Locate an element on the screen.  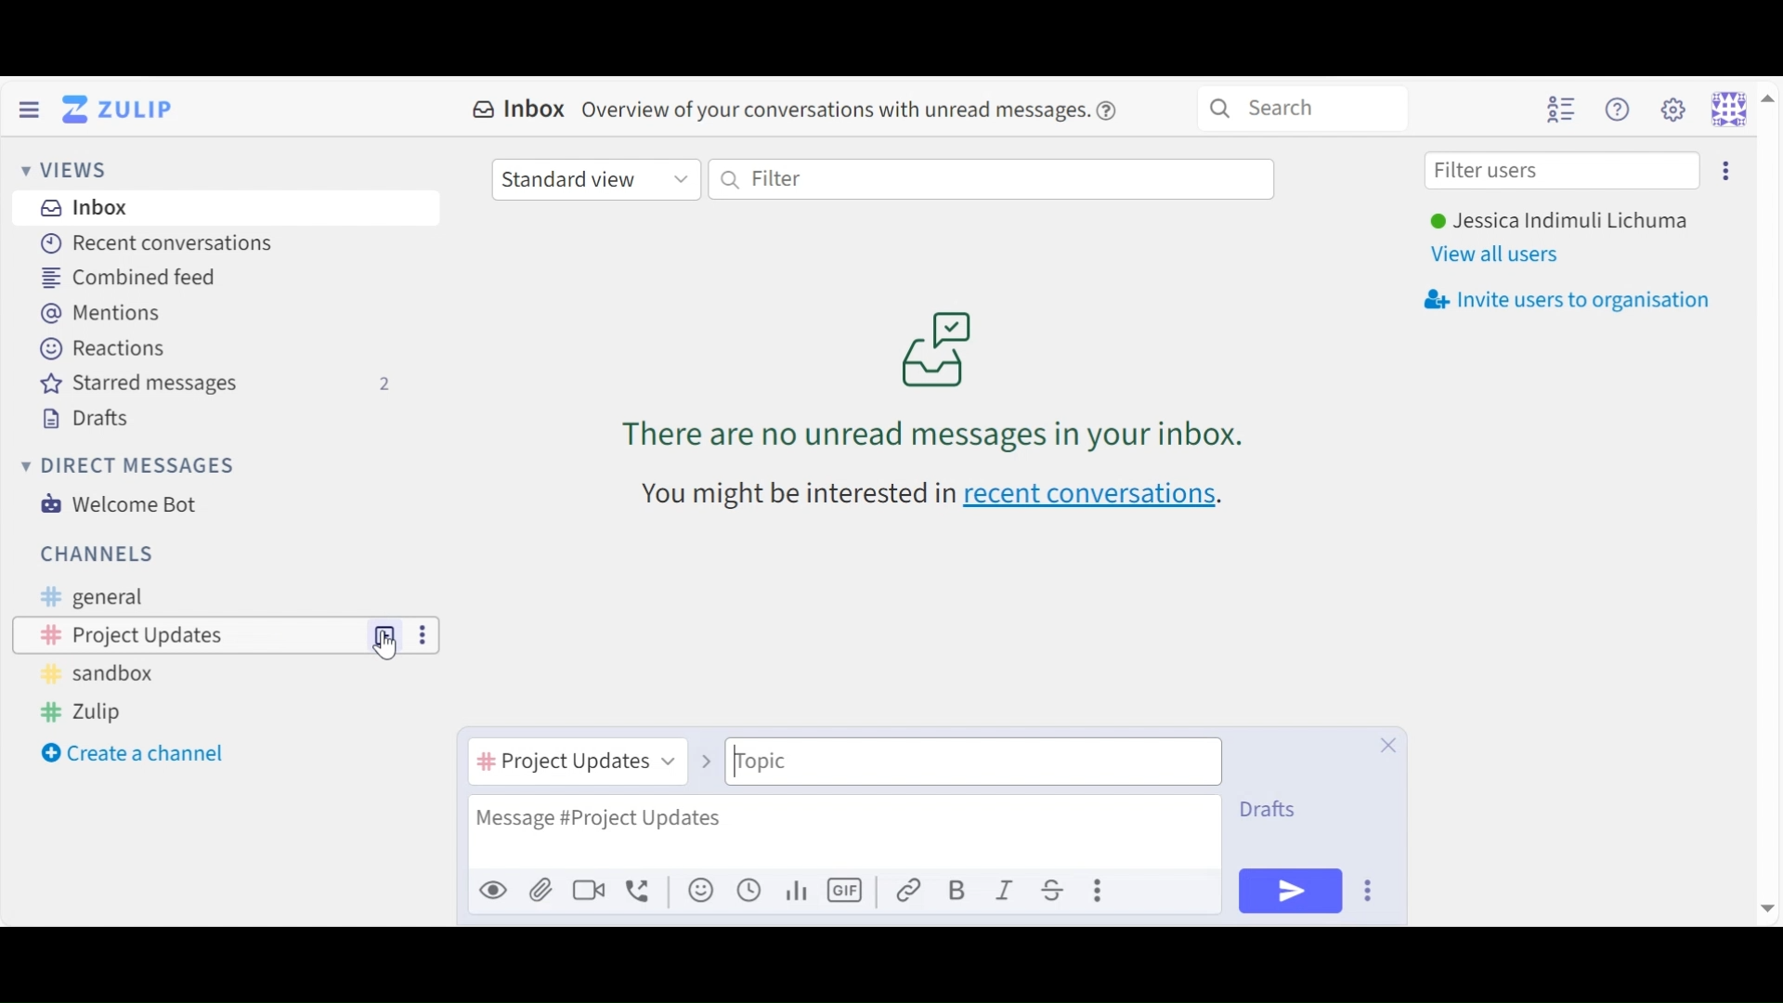
Drafts is located at coordinates (1273, 809).